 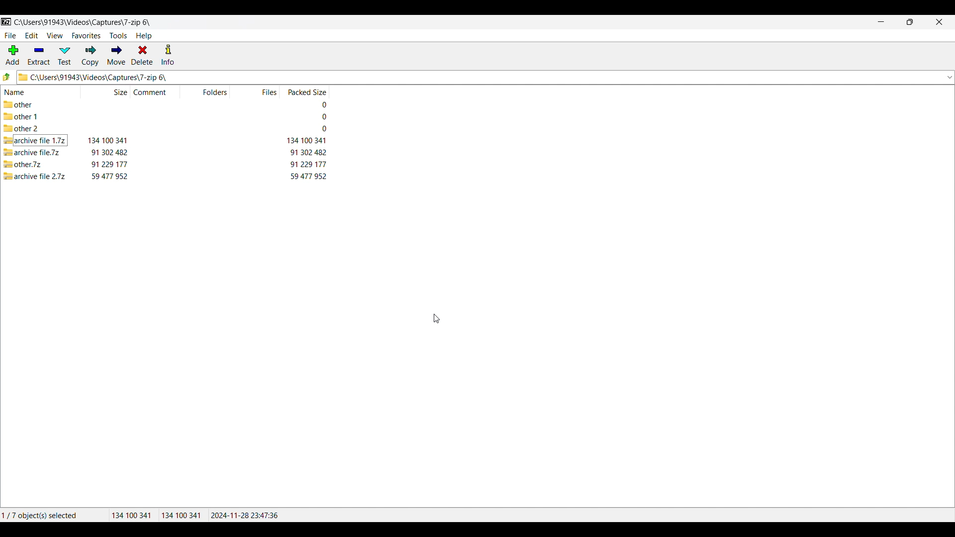 I want to click on Add, so click(x=12, y=55).